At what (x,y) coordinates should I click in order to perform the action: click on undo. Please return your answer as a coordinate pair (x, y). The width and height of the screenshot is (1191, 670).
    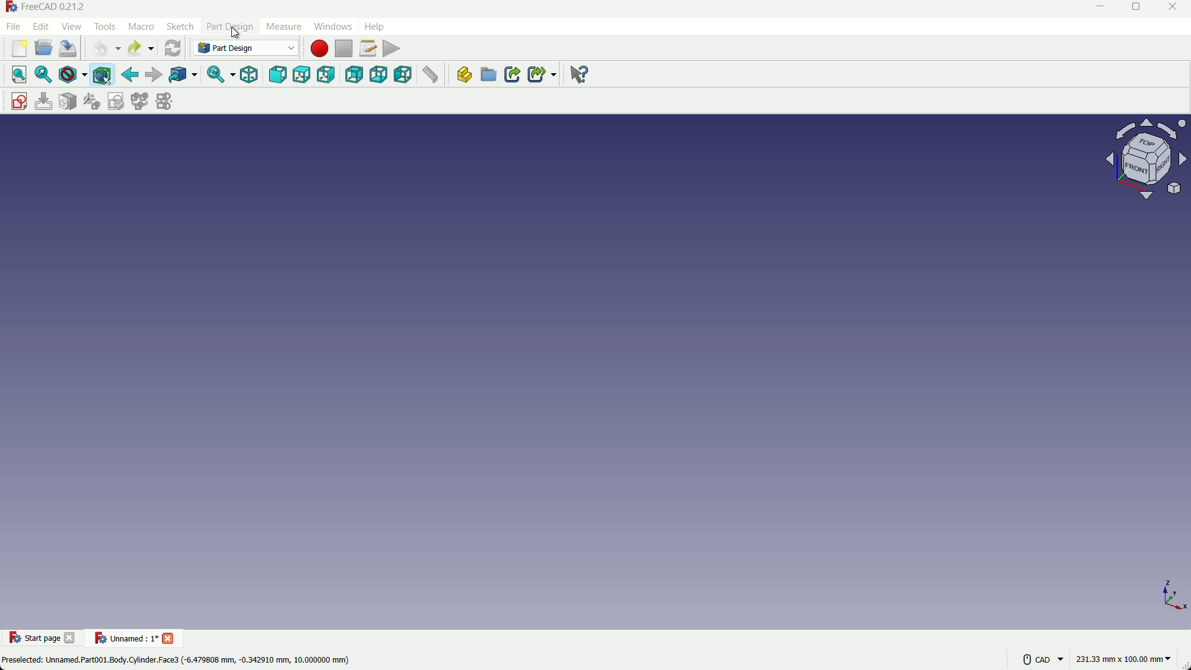
    Looking at the image, I should click on (100, 50).